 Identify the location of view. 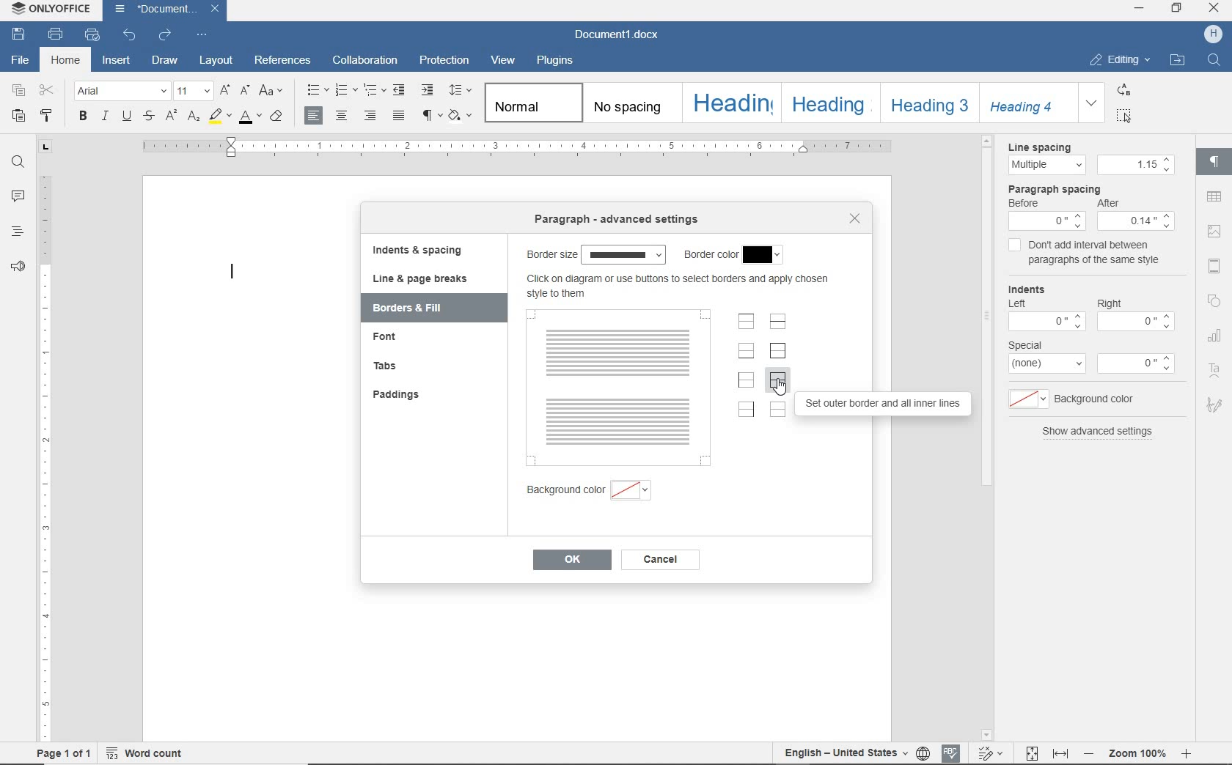
(503, 60).